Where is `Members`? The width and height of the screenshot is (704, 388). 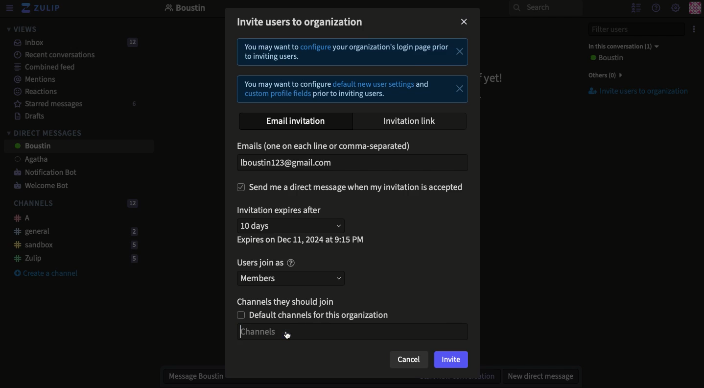
Members is located at coordinates (293, 277).